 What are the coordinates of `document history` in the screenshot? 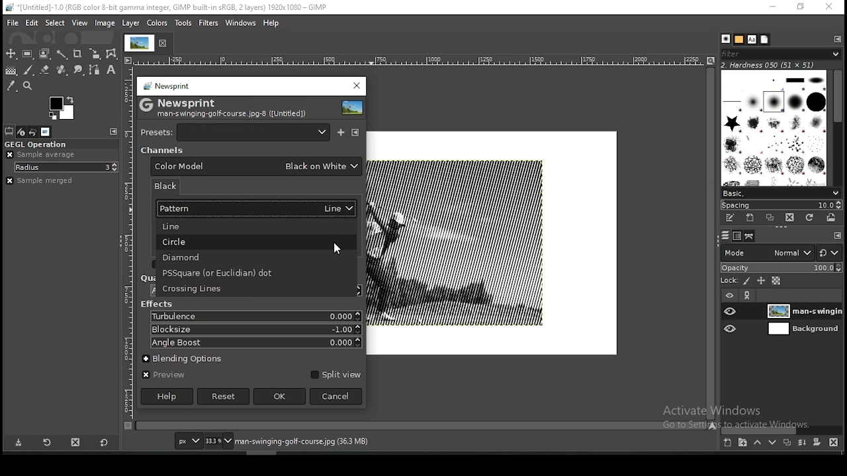 It's located at (764, 40).